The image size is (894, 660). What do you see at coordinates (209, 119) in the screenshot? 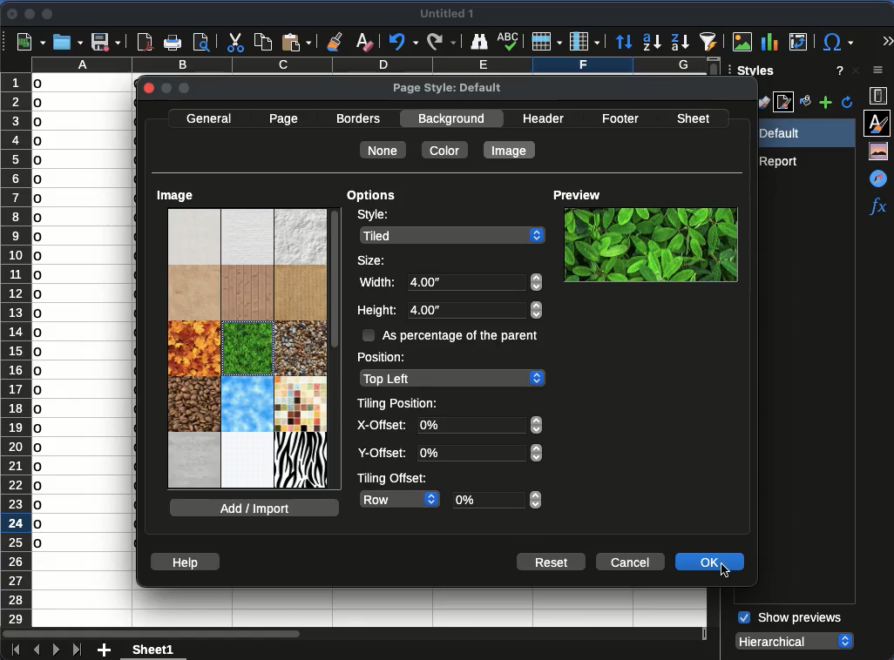
I see `general` at bounding box center [209, 119].